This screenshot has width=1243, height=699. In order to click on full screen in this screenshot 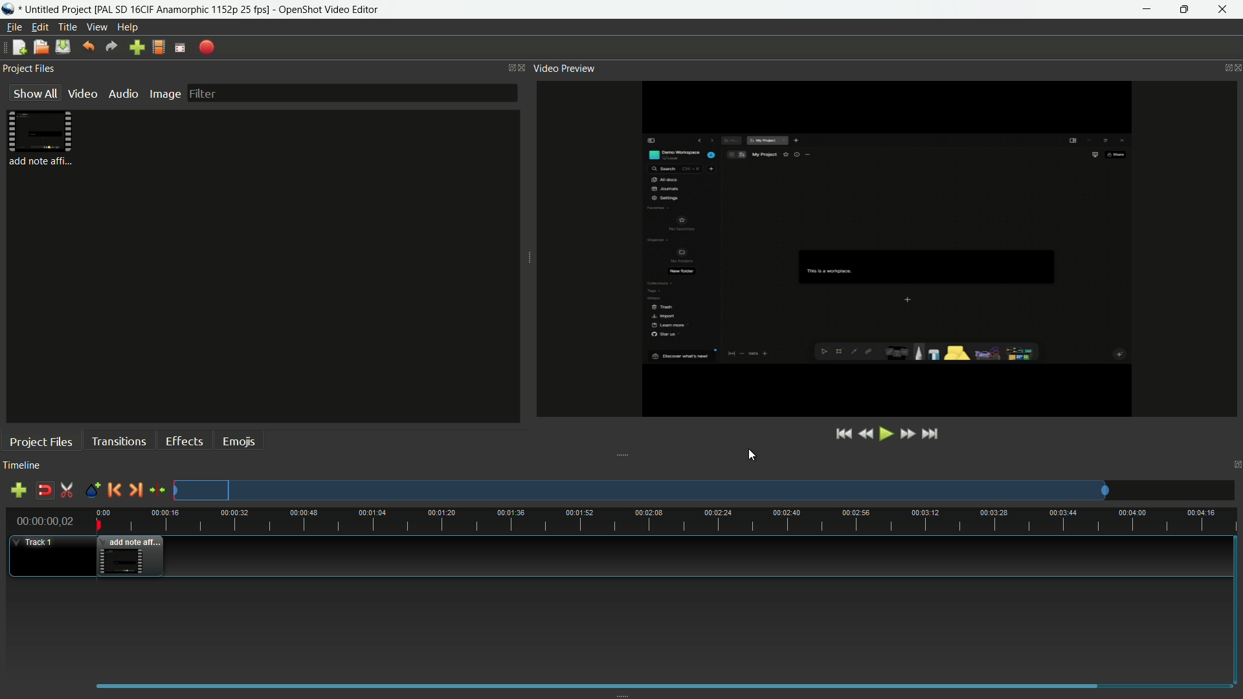, I will do `click(181, 48)`.